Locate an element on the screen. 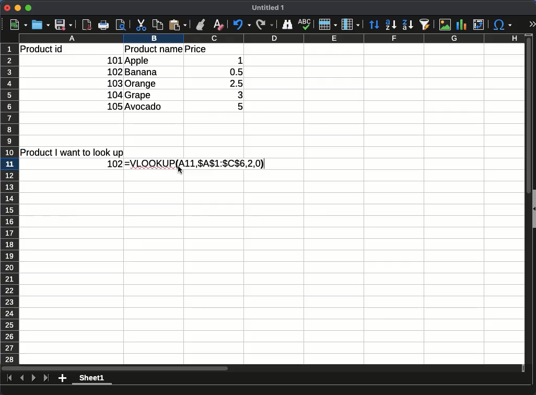 The width and height of the screenshot is (536, 395). last sheet is located at coordinates (47, 378).